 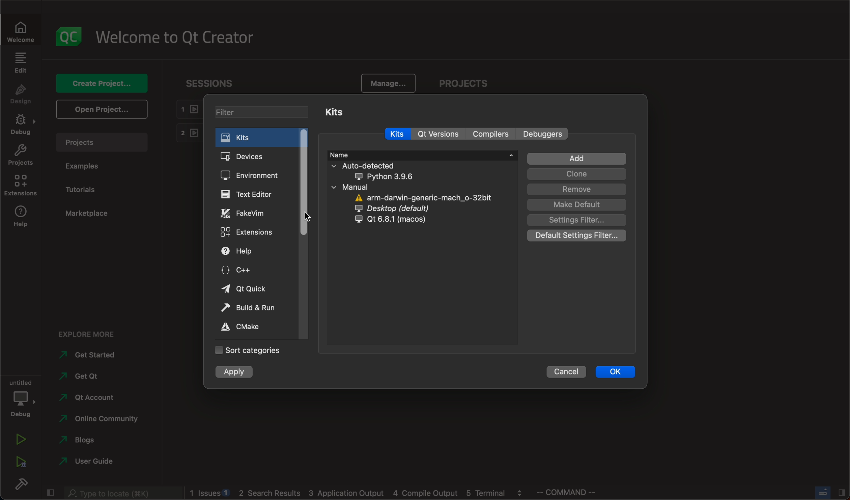 I want to click on marketplace, so click(x=87, y=215).